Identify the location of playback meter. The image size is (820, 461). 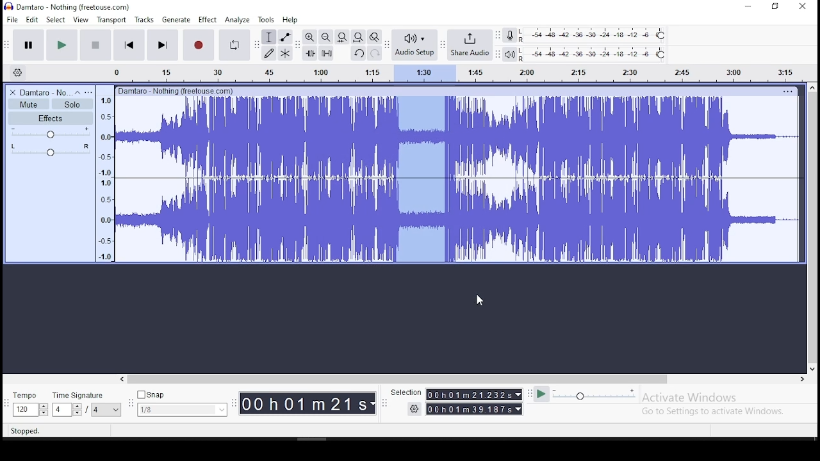
(511, 54).